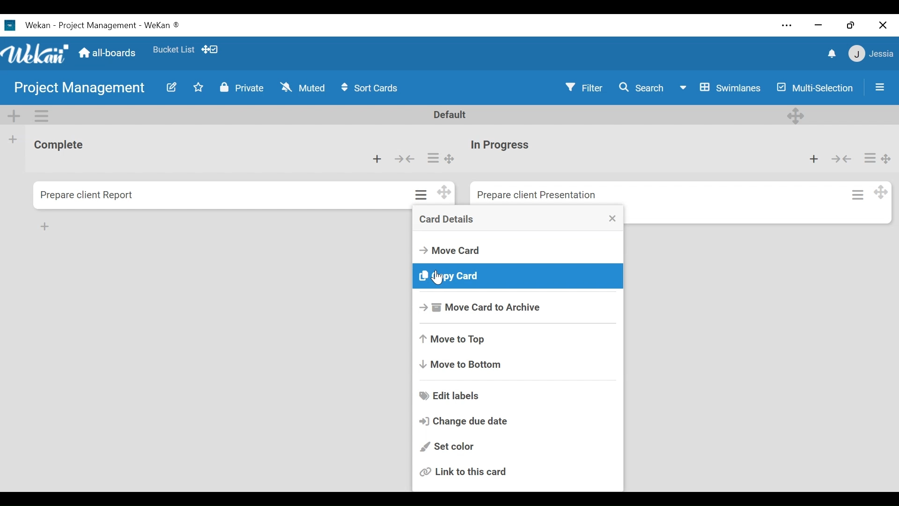 The width and height of the screenshot is (899, 506). I want to click on Cursor, so click(437, 277).